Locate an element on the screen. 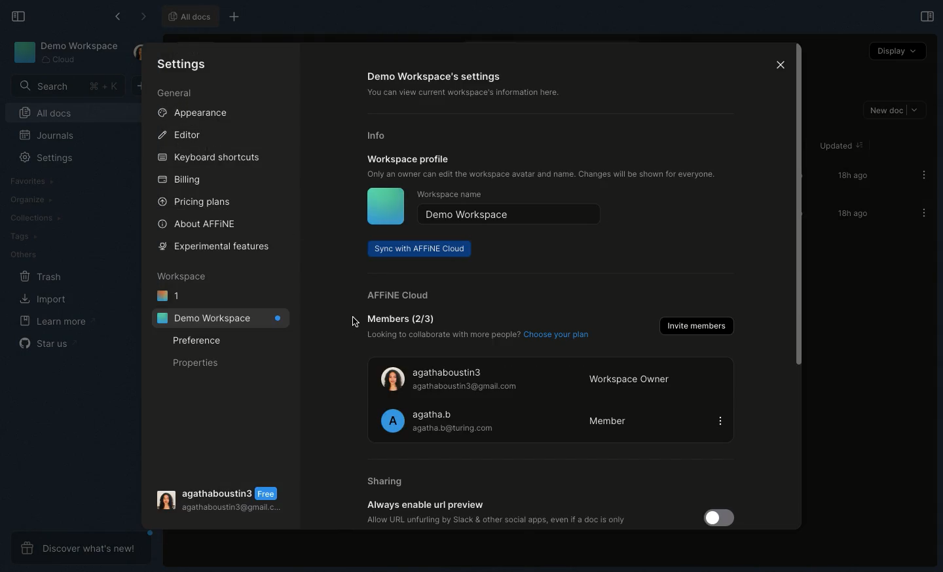  Learn more is located at coordinates (54, 321).